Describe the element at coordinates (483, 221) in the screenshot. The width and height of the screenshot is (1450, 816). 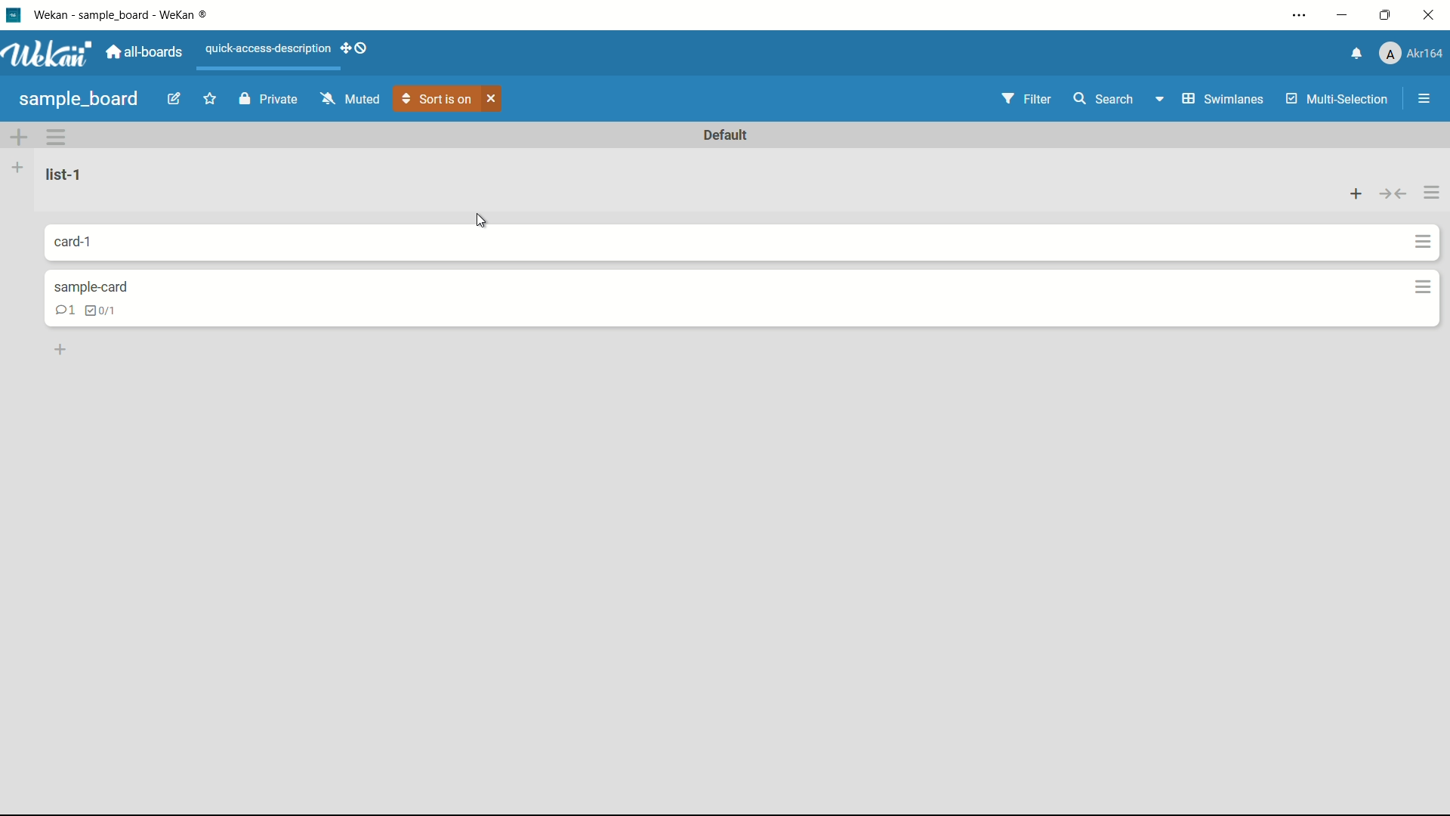
I see `cursor` at that location.